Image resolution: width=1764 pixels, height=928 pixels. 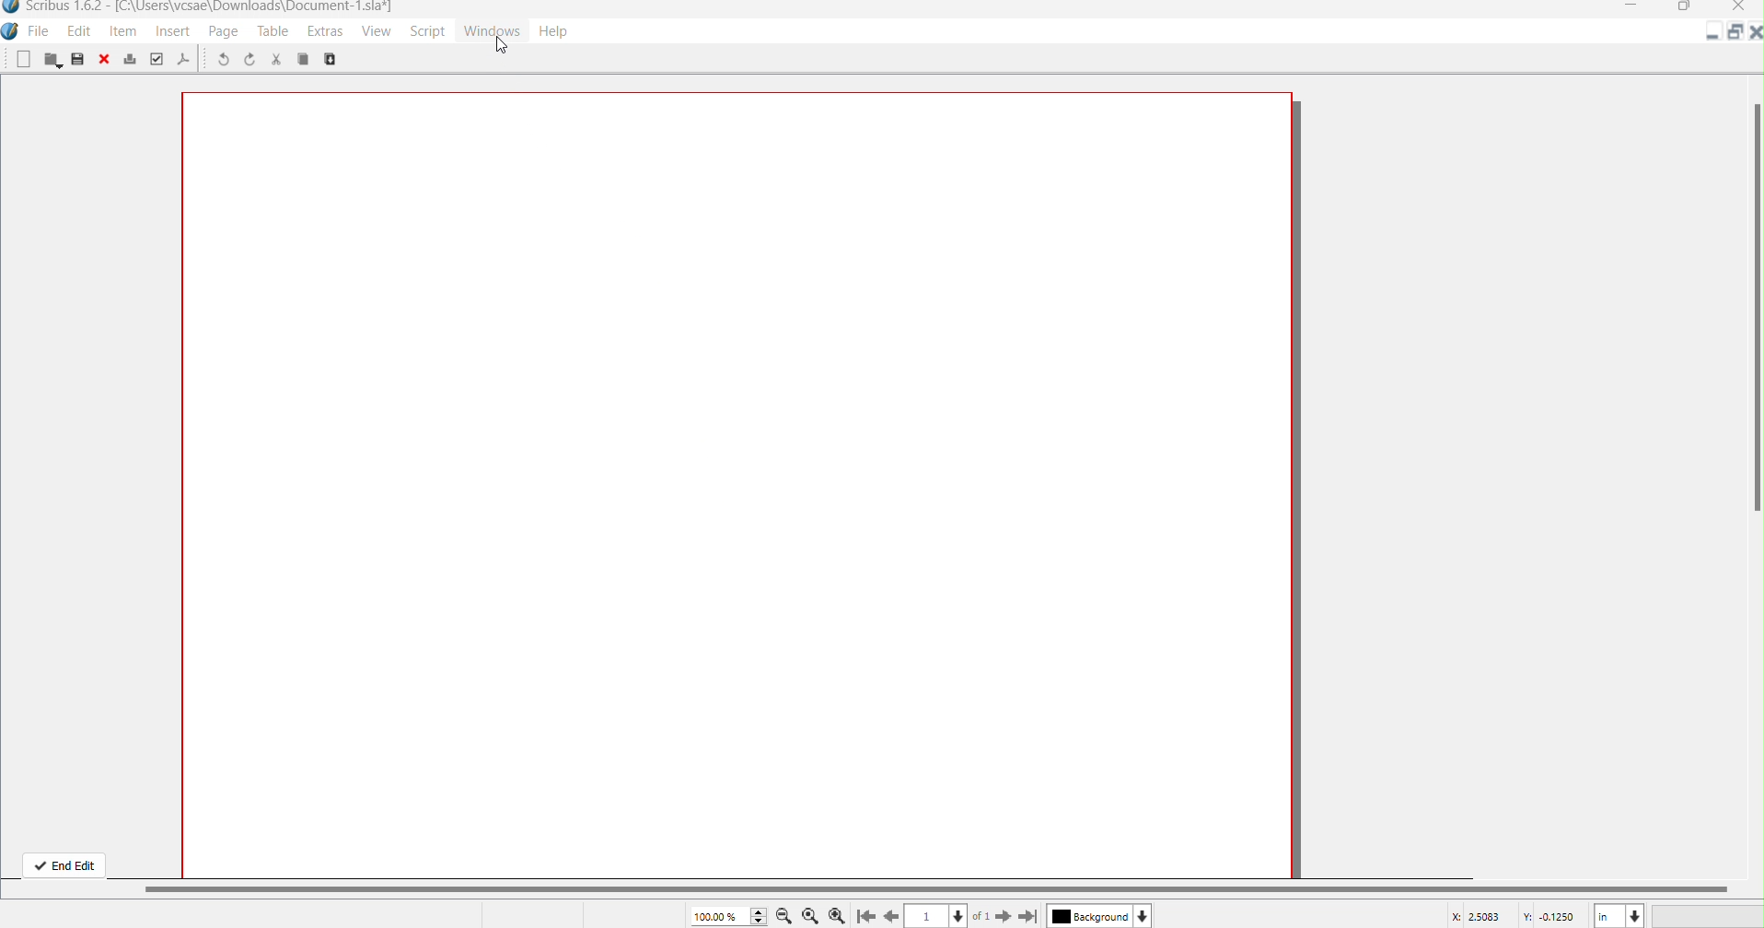 What do you see at coordinates (492, 31) in the screenshot?
I see `Windows` at bounding box center [492, 31].